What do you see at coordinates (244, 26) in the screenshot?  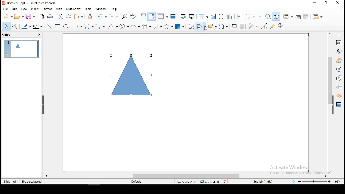 I see `crop image` at bounding box center [244, 26].